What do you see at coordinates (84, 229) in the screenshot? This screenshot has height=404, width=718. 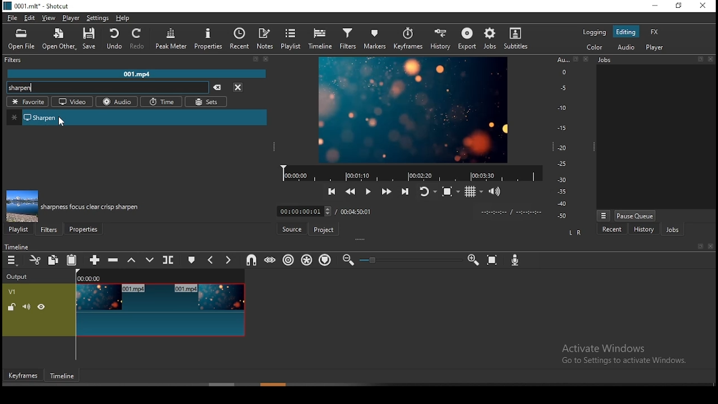 I see `properties` at bounding box center [84, 229].